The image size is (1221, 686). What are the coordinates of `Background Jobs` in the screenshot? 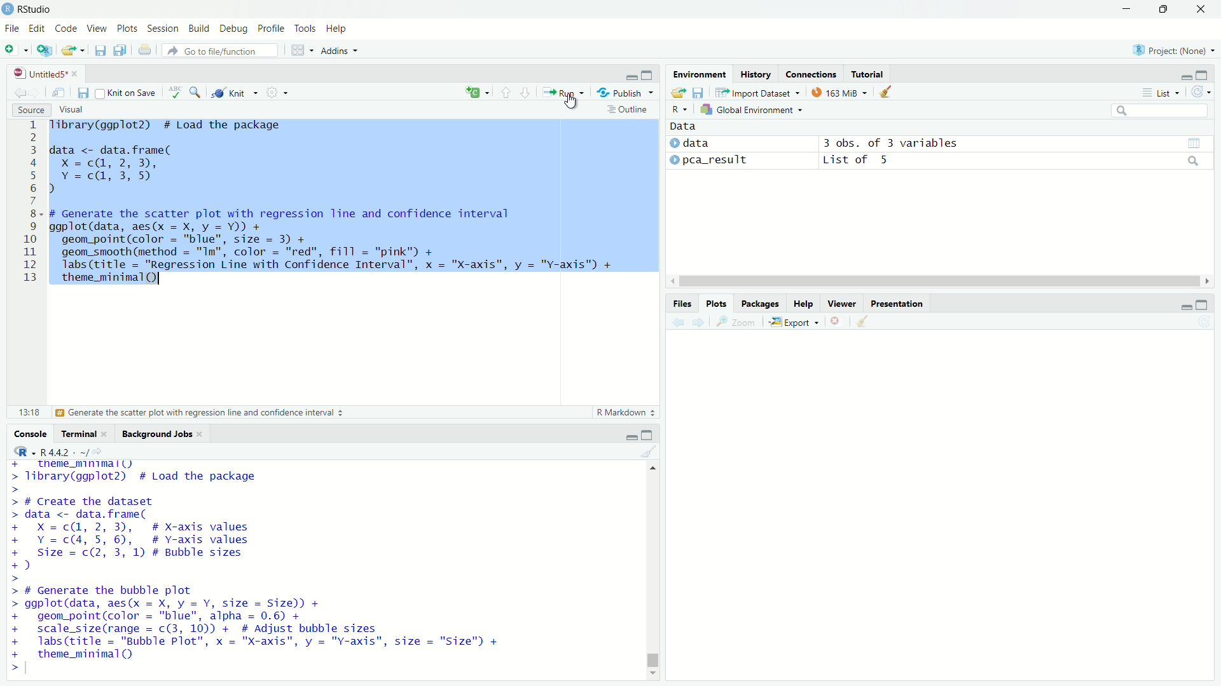 It's located at (155, 434).